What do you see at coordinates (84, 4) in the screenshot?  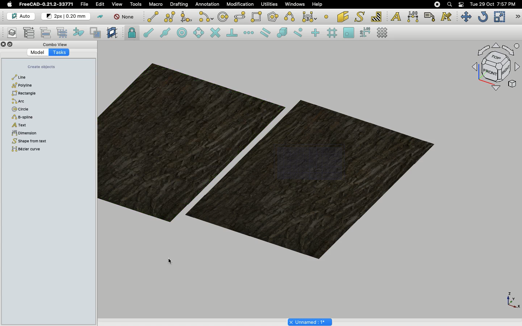 I see `File` at bounding box center [84, 4].